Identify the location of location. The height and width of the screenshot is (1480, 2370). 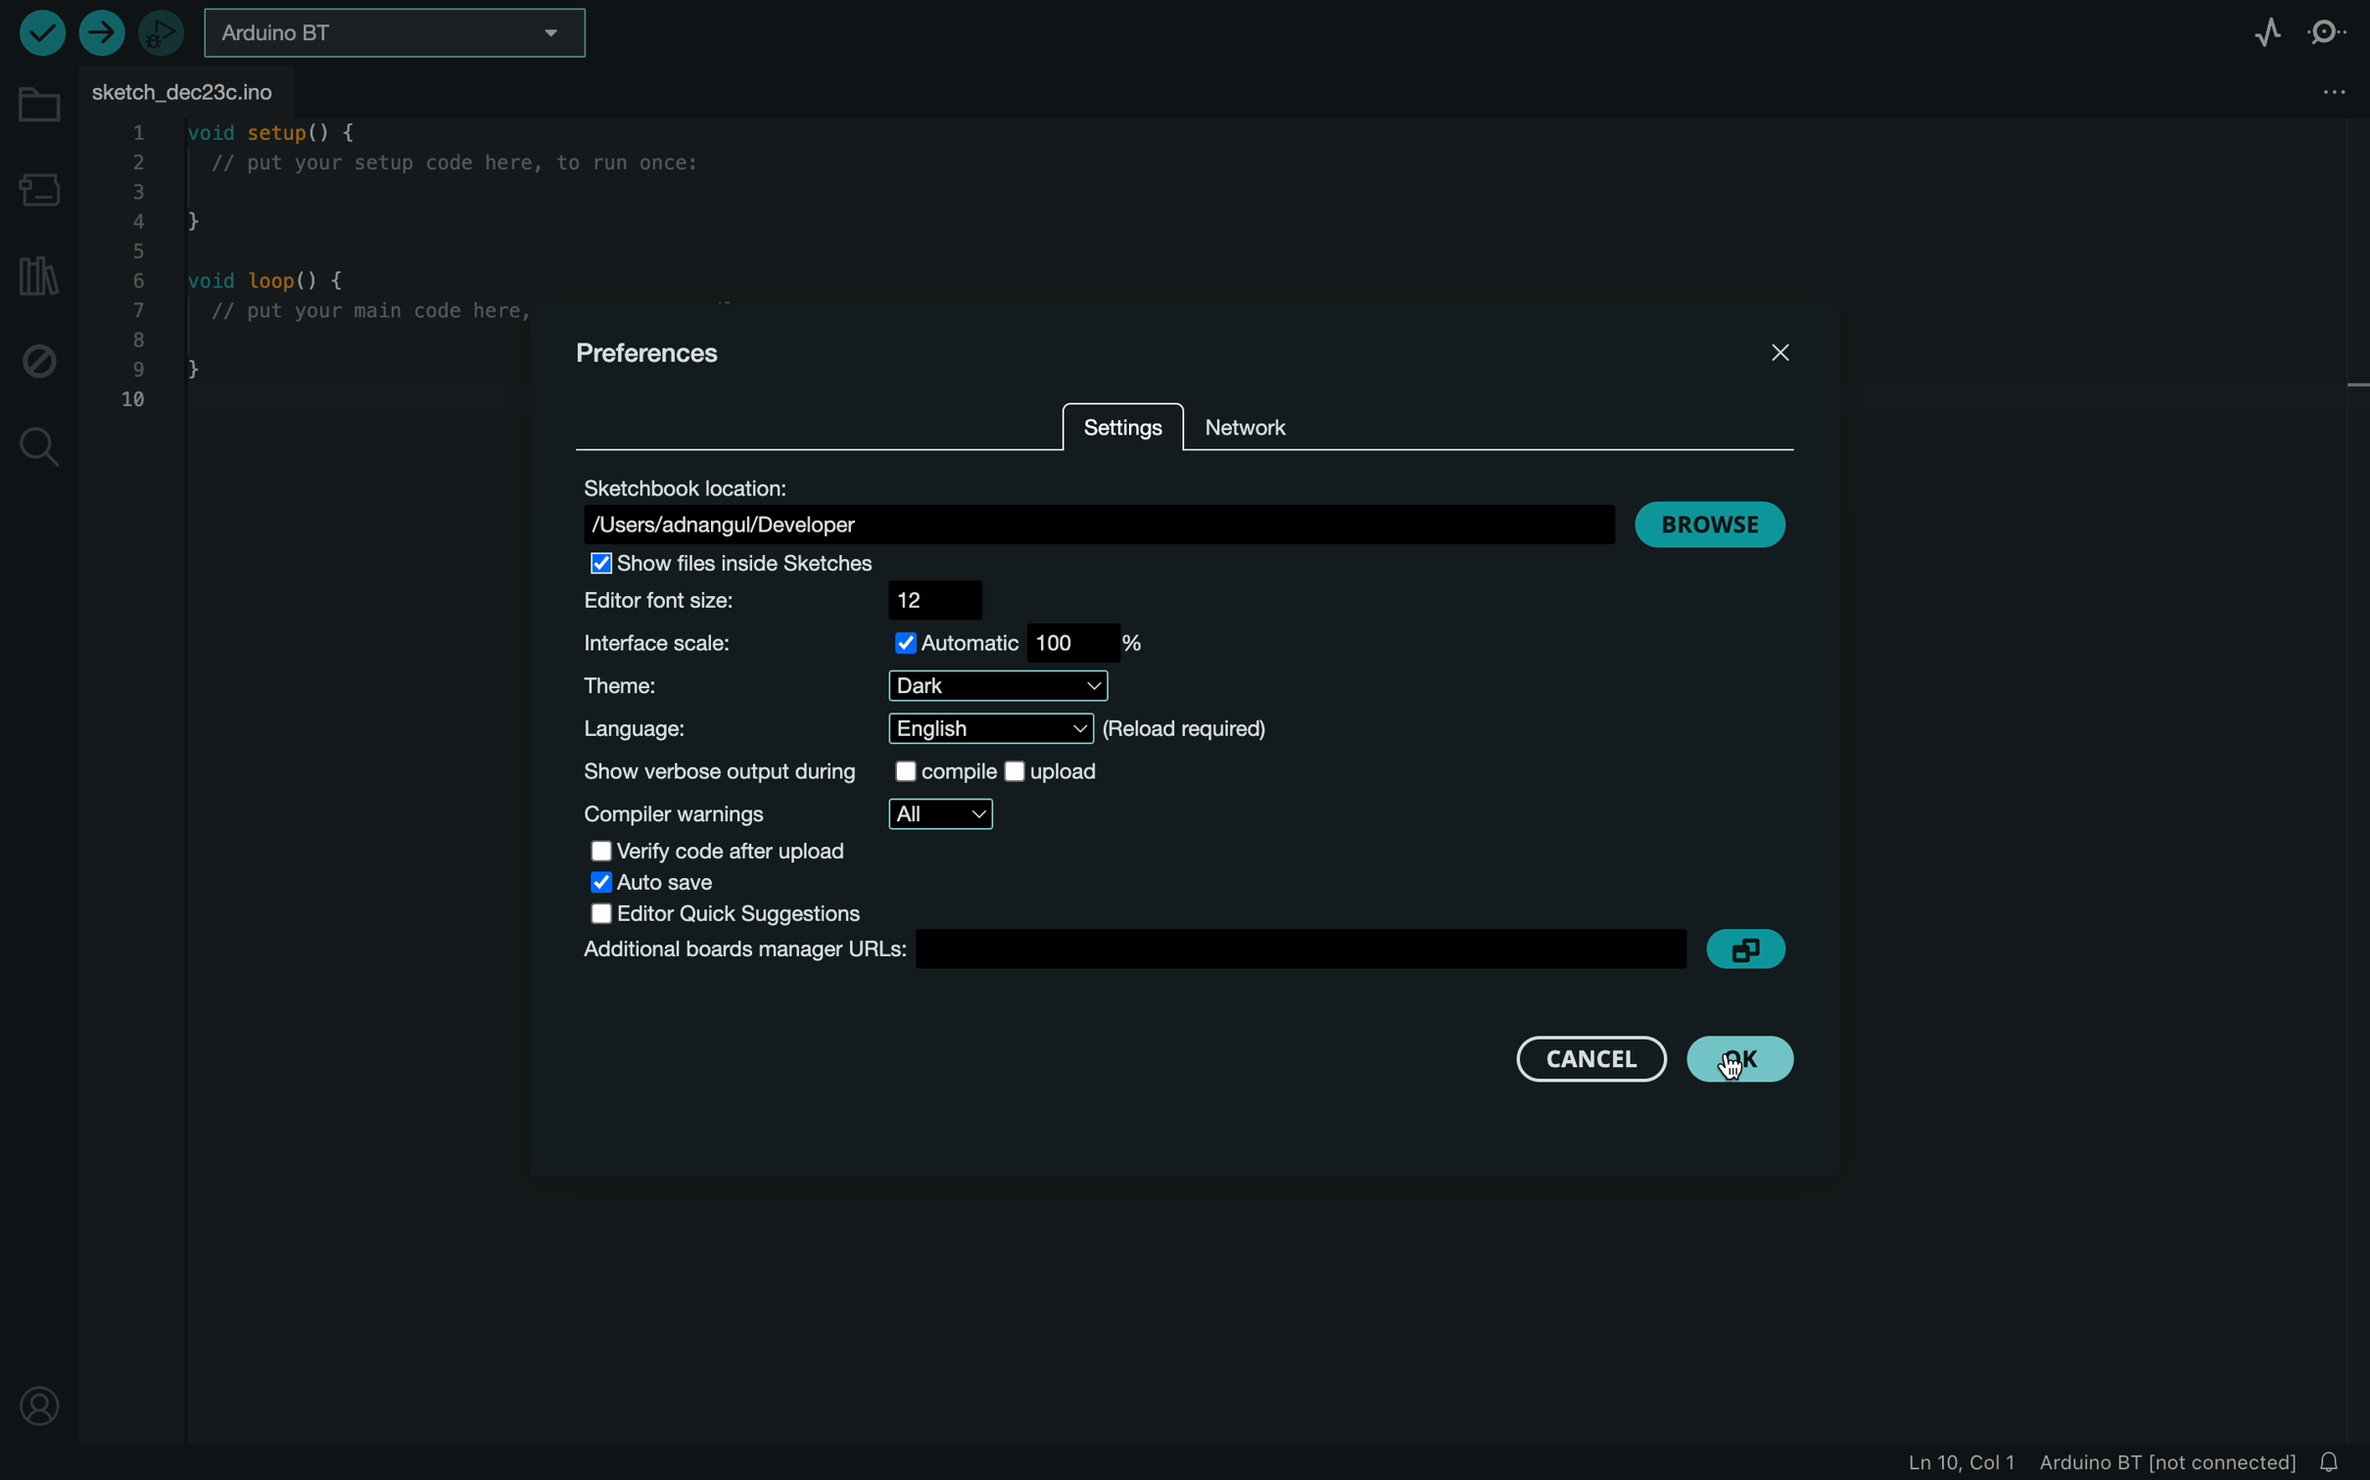
(1097, 506).